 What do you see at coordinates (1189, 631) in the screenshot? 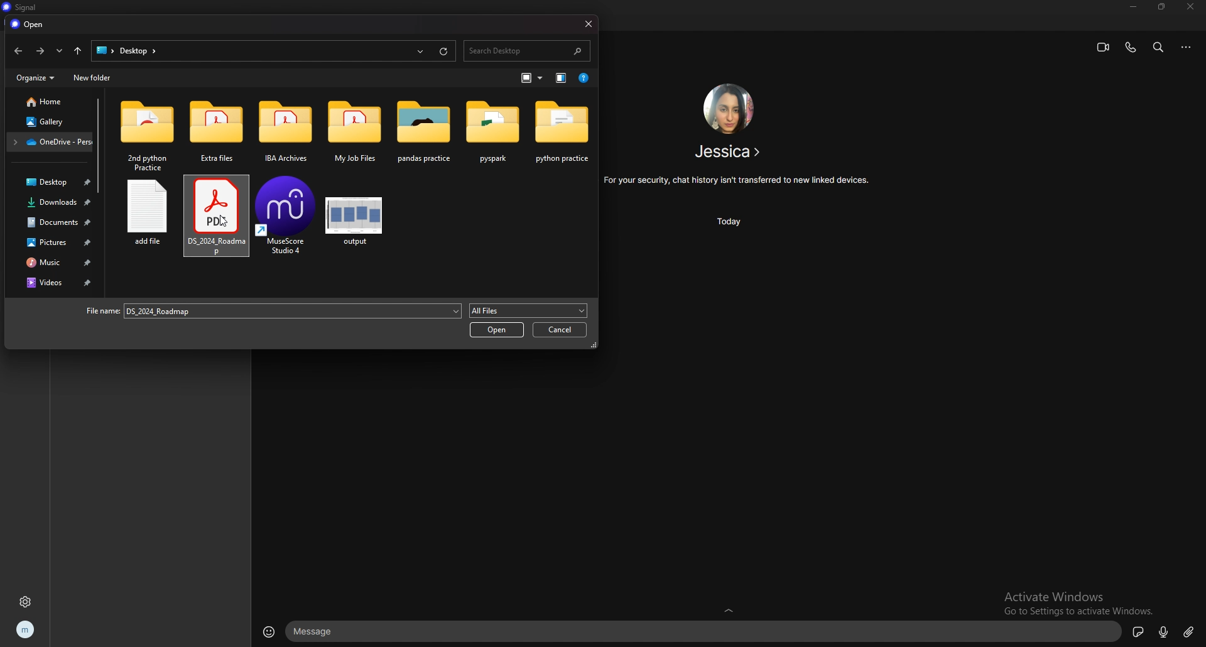
I see `attachment` at bounding box center [1189, 631].